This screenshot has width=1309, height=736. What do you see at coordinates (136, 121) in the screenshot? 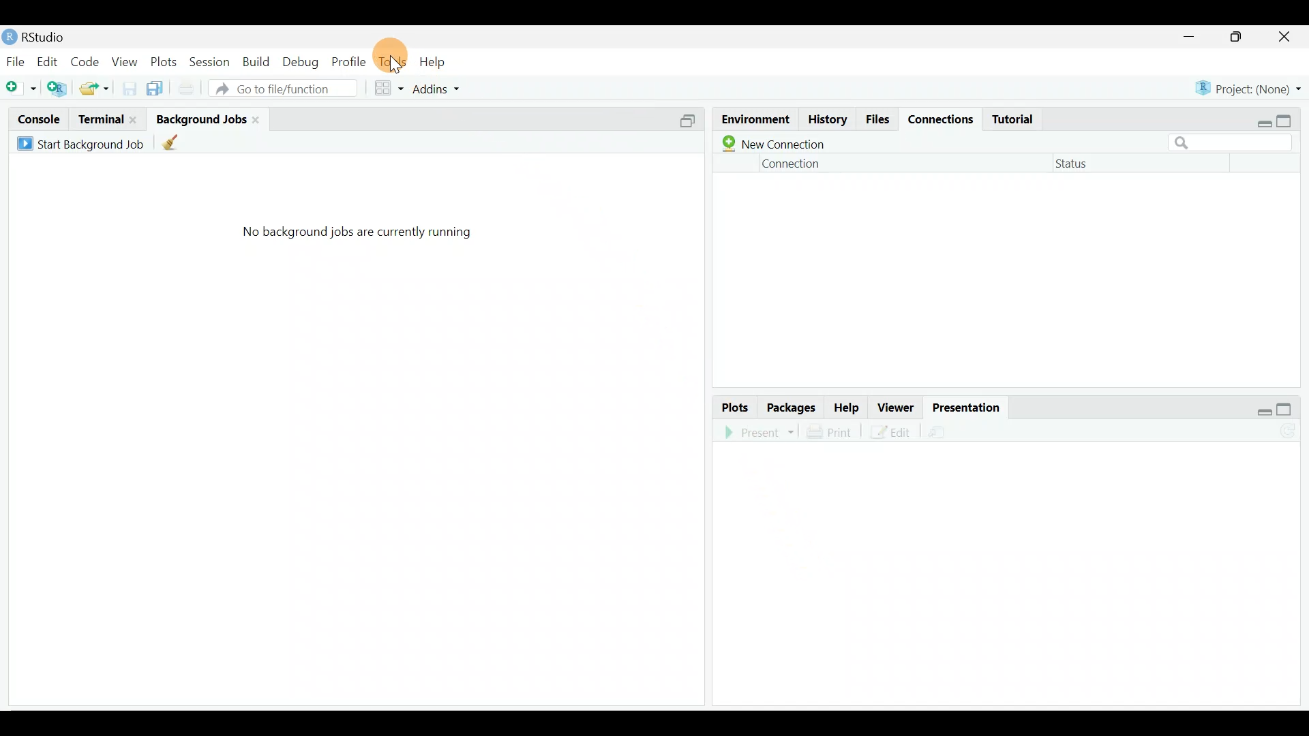
I see `close terminal` at bounding box center [136, 121].